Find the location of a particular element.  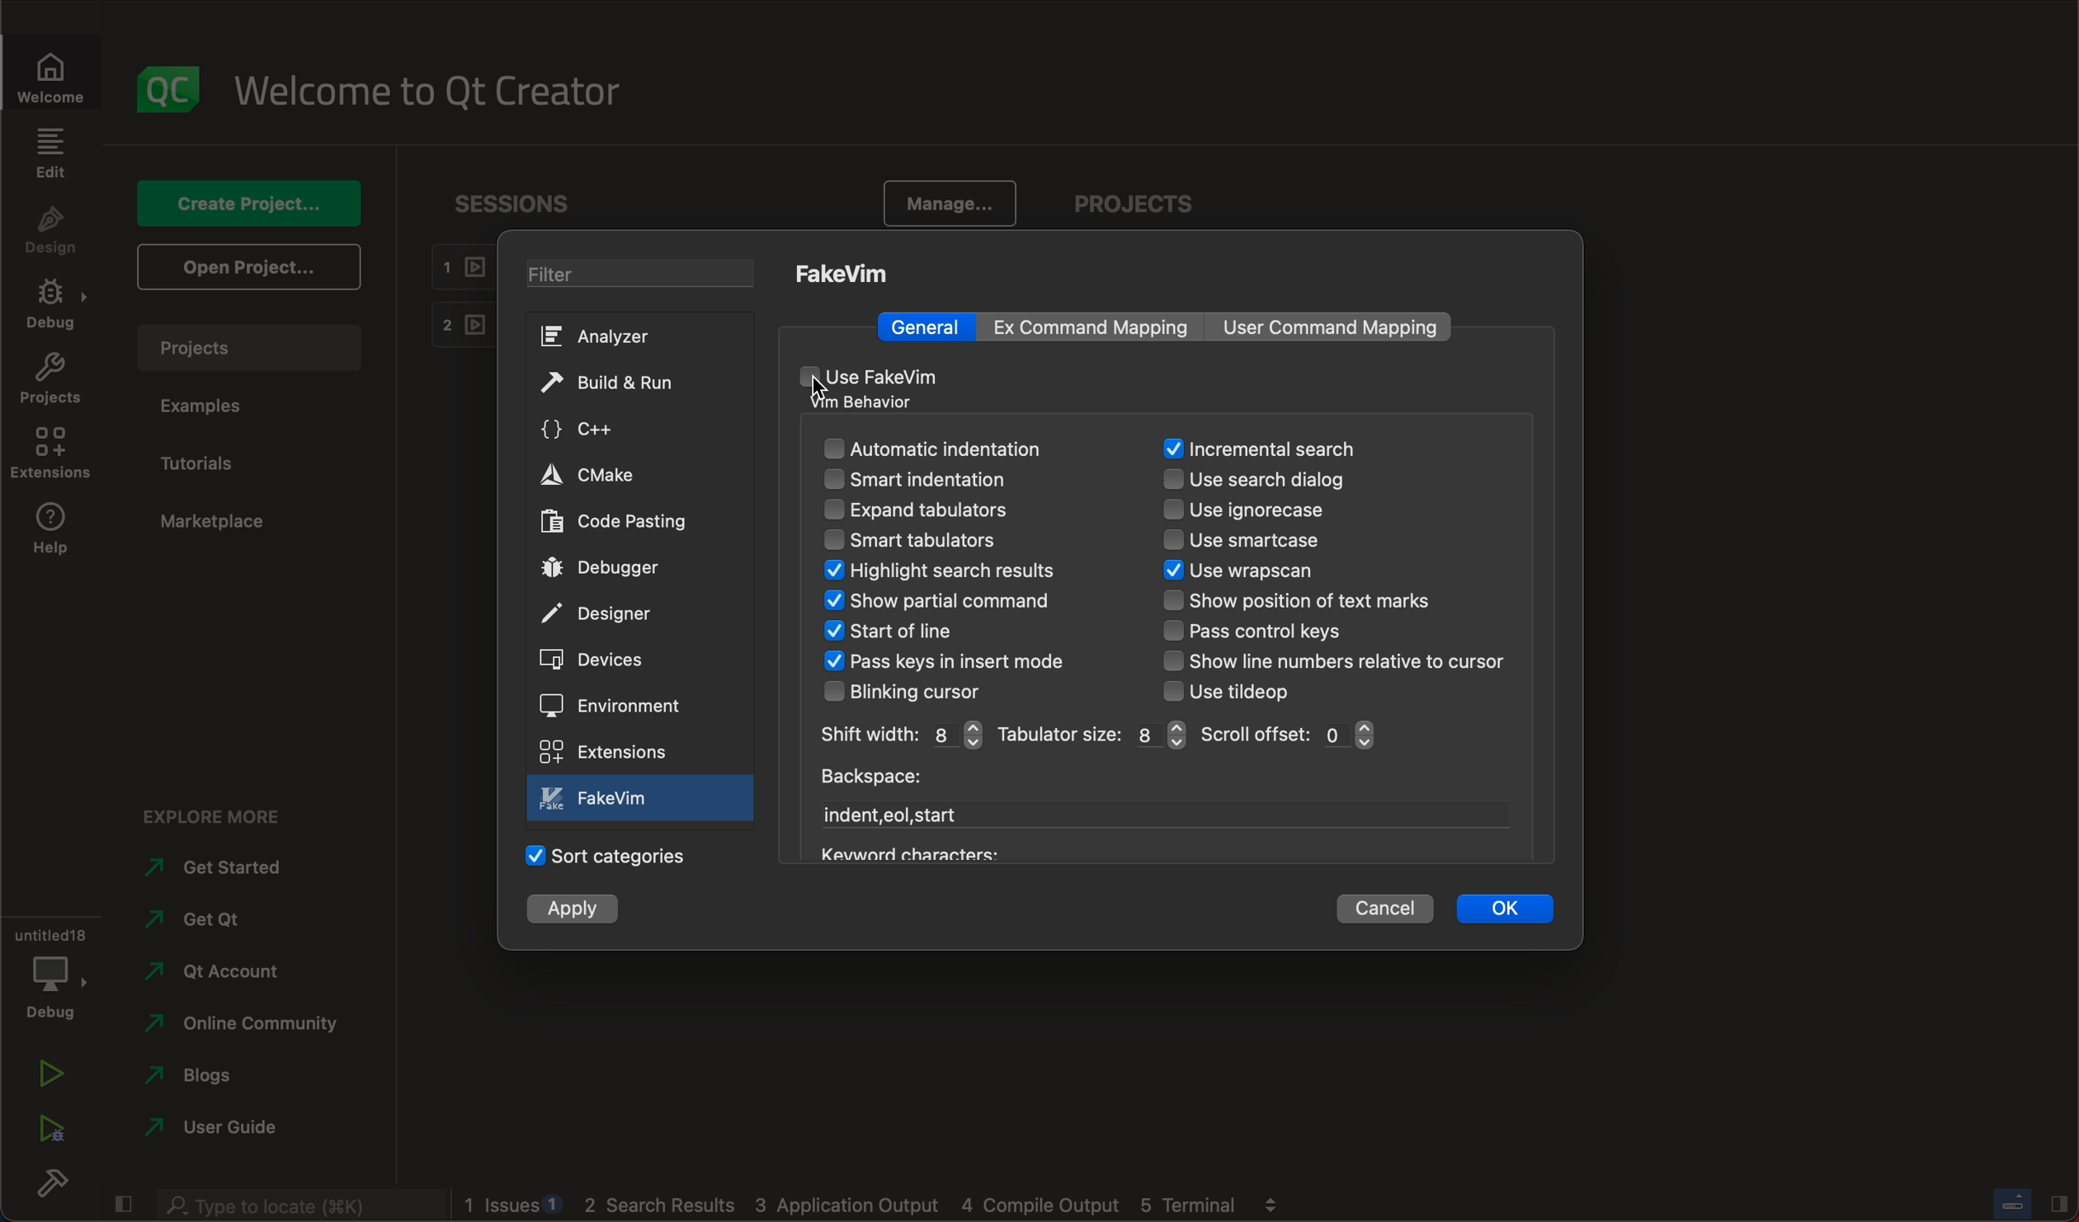

smart tabulators is located at coordinates (912, 539).